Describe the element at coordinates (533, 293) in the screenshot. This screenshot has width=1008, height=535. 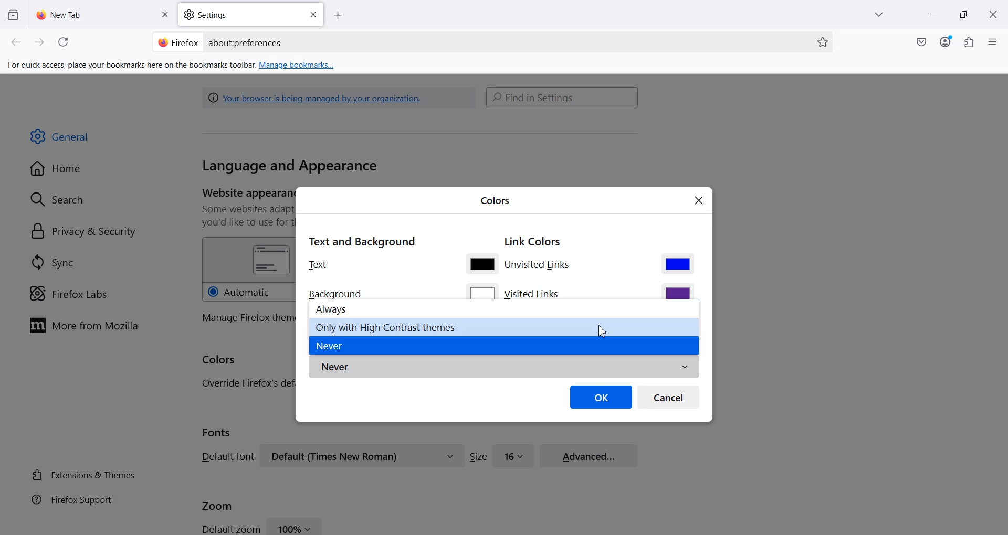
I see `Visited Links` at that location.